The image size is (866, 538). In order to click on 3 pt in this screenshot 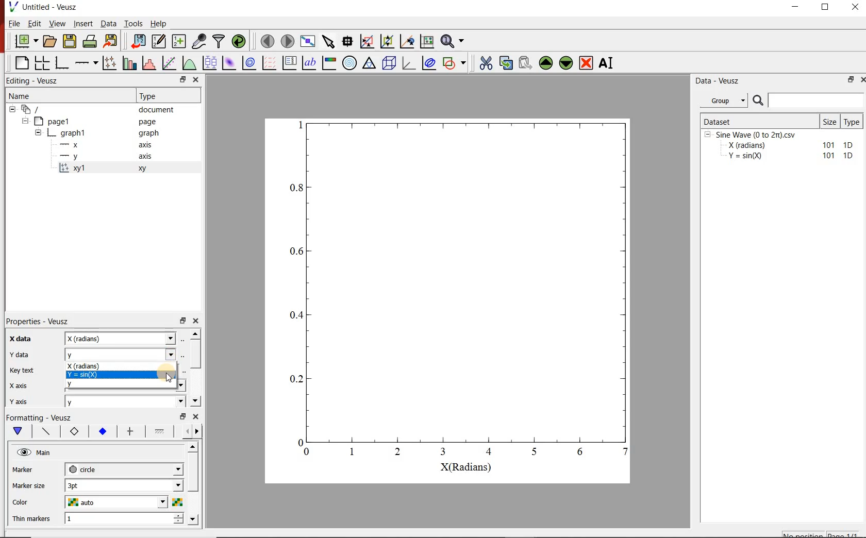, I will do `click(124, 484)`.